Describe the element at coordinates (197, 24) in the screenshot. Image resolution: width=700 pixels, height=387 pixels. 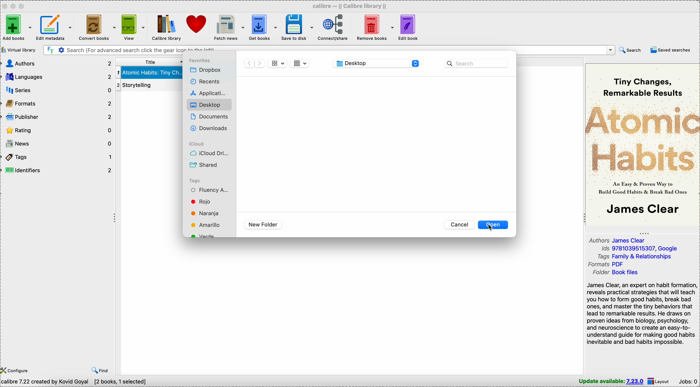
I see `donate` at that location.